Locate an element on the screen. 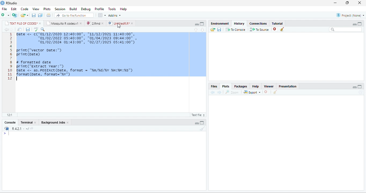 The height and width of the screenshot is (193, 366). close is located at coordinates (35, 122).